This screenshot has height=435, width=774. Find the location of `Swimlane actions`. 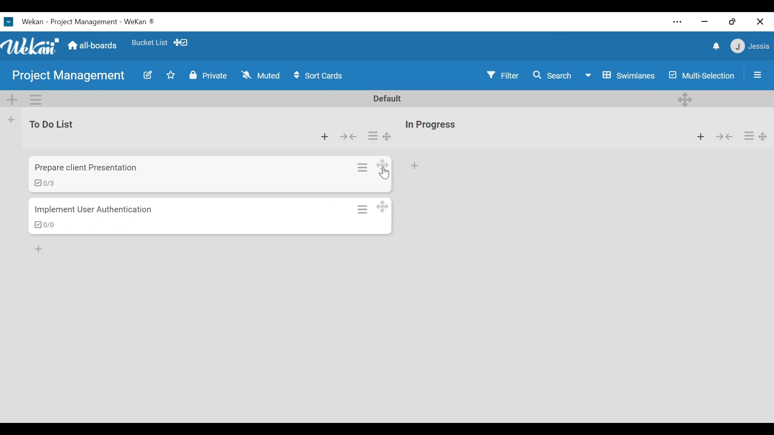

Swimlane actions is located at coordinates (35, 99).